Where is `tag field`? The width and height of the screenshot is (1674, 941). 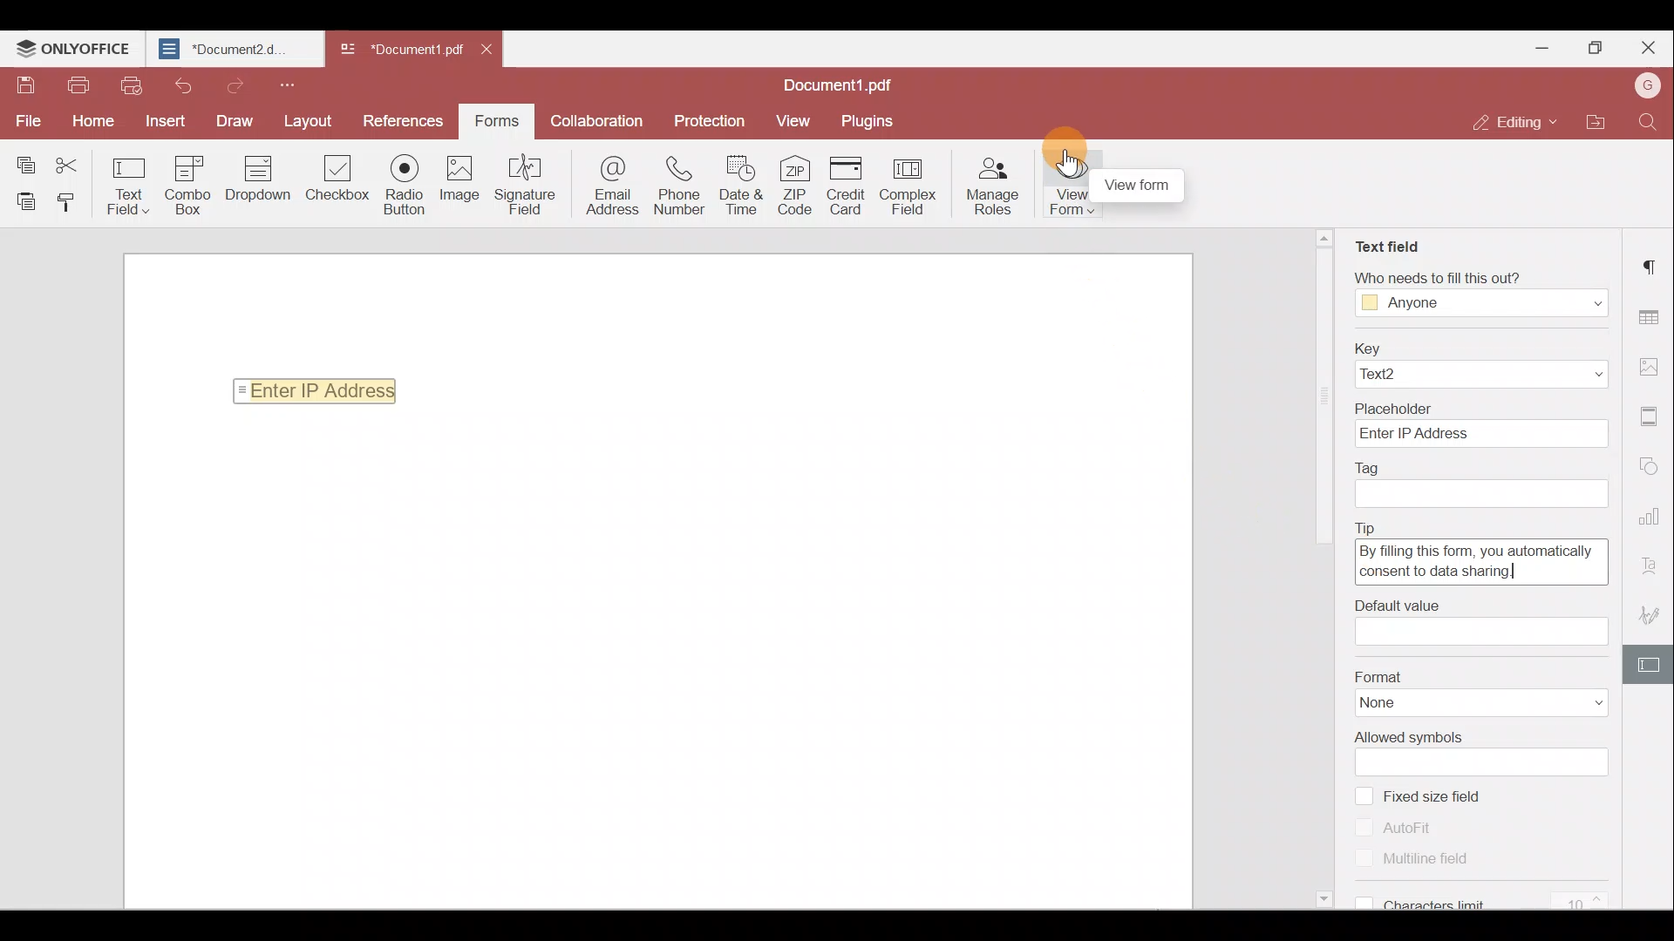
tag field is located at coordinates (1475, 494).